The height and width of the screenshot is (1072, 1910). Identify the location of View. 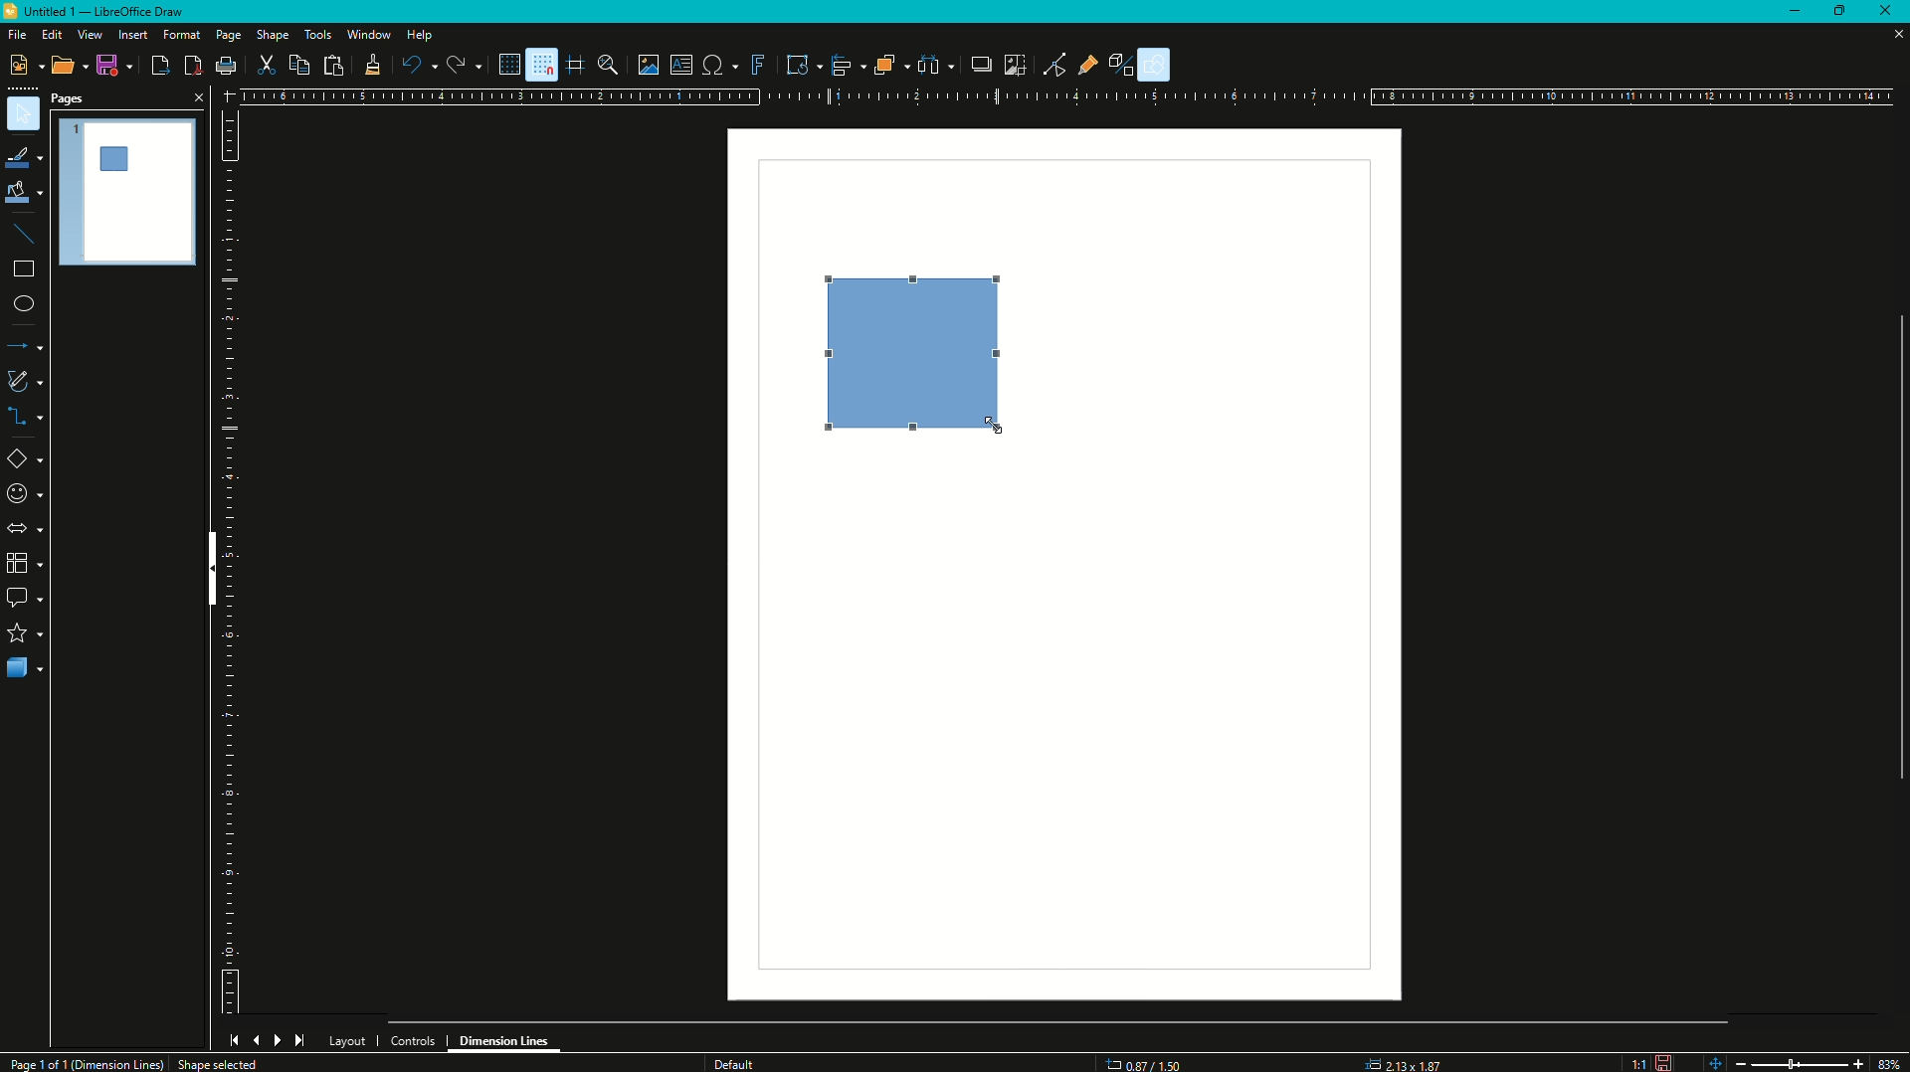
(89, 35).